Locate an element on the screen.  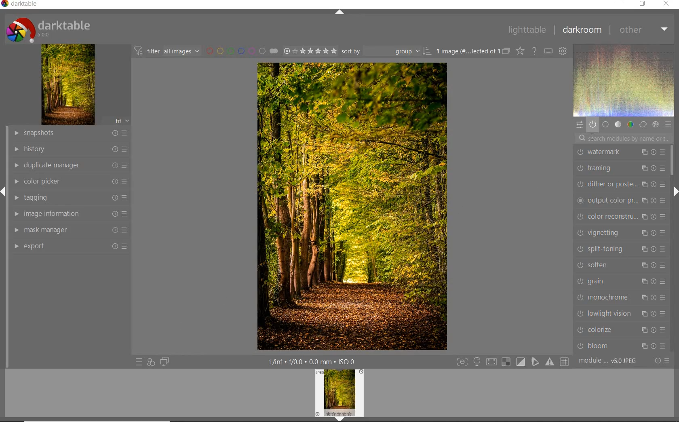
selected image range rating is located at coordinates (310, 51).